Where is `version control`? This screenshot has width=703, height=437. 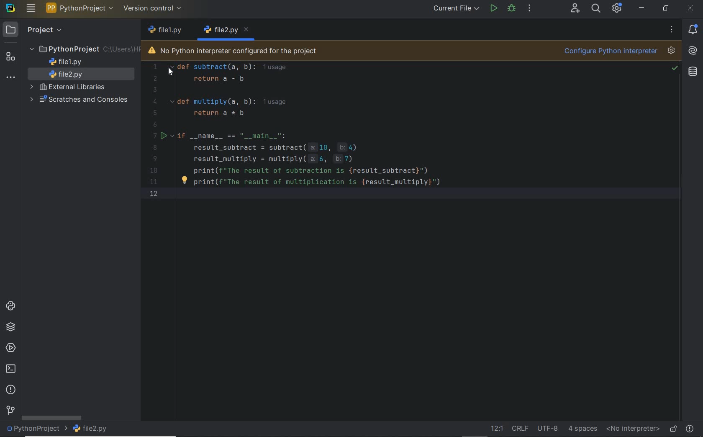
version control is located at coordinates (9, 411).